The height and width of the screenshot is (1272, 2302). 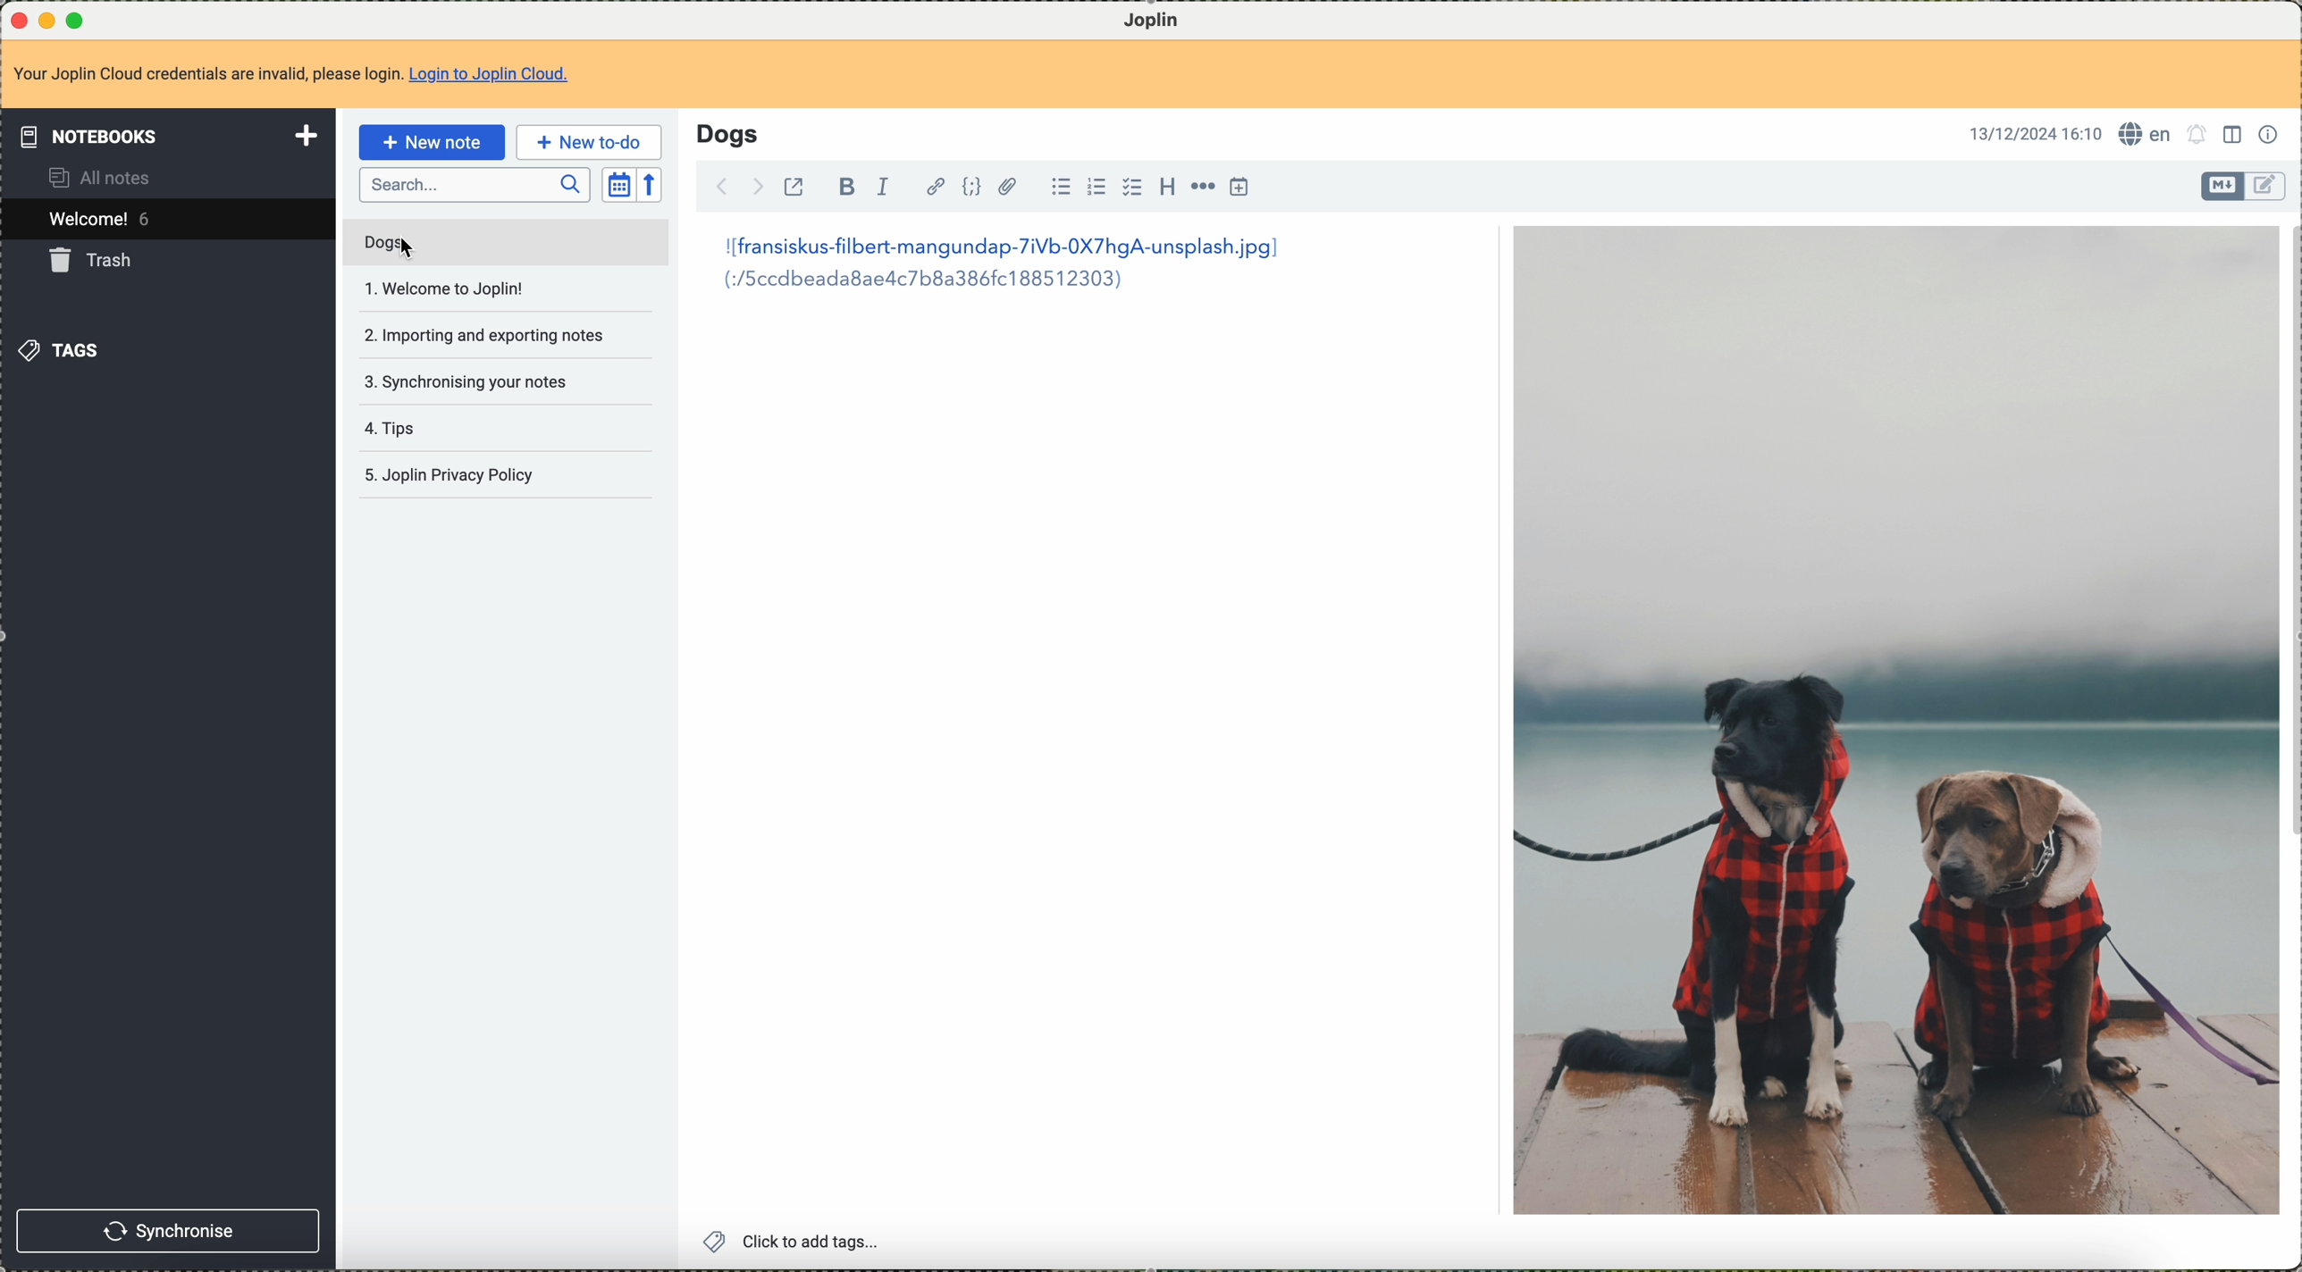 I want to click on minimize program, so click(x=47, y=18).